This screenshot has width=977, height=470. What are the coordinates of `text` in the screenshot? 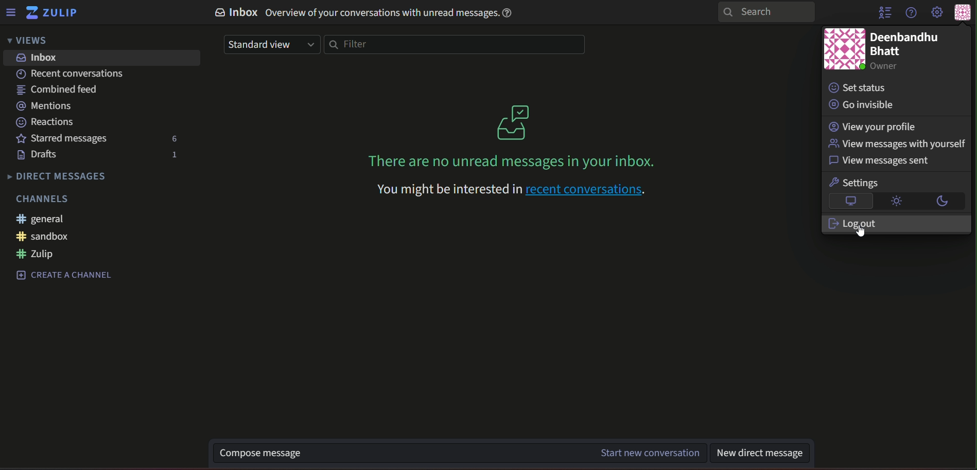 It's located at (45, 106).